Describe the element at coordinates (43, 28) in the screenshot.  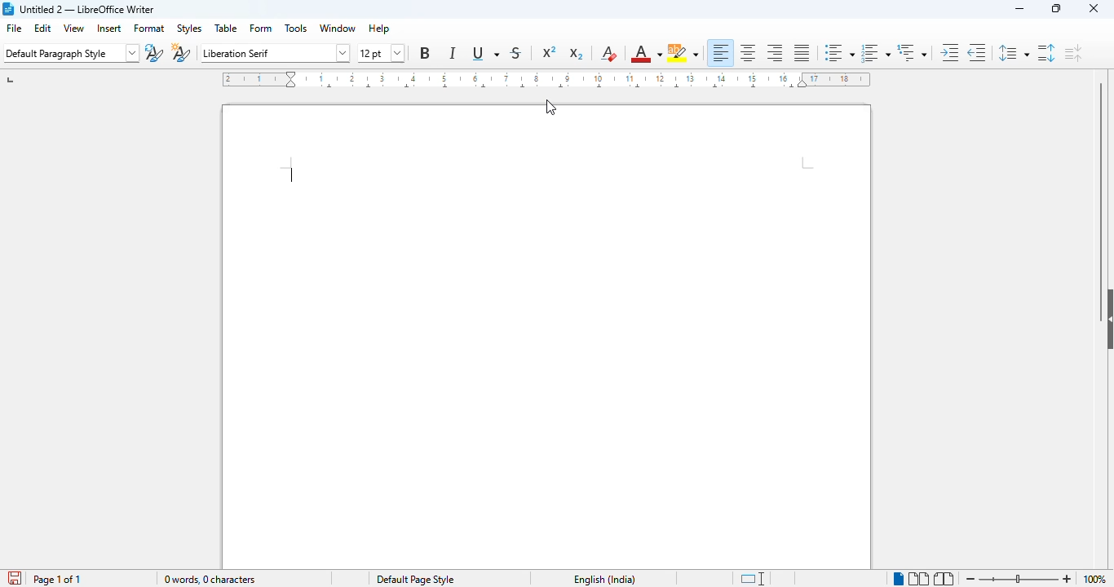
I see `edit` at that location.